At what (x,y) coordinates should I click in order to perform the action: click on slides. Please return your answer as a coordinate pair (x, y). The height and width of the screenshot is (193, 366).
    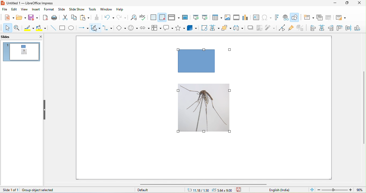
    Looking at the image, I should click on (11, 37).